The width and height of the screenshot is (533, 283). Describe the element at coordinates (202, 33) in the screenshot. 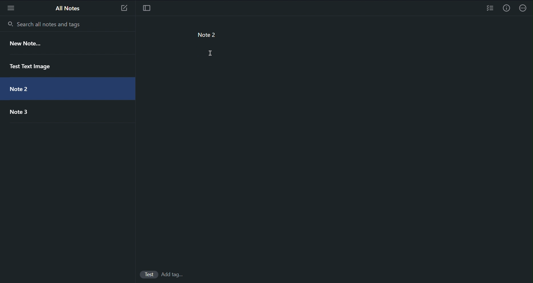

I see `note 2` at that location.